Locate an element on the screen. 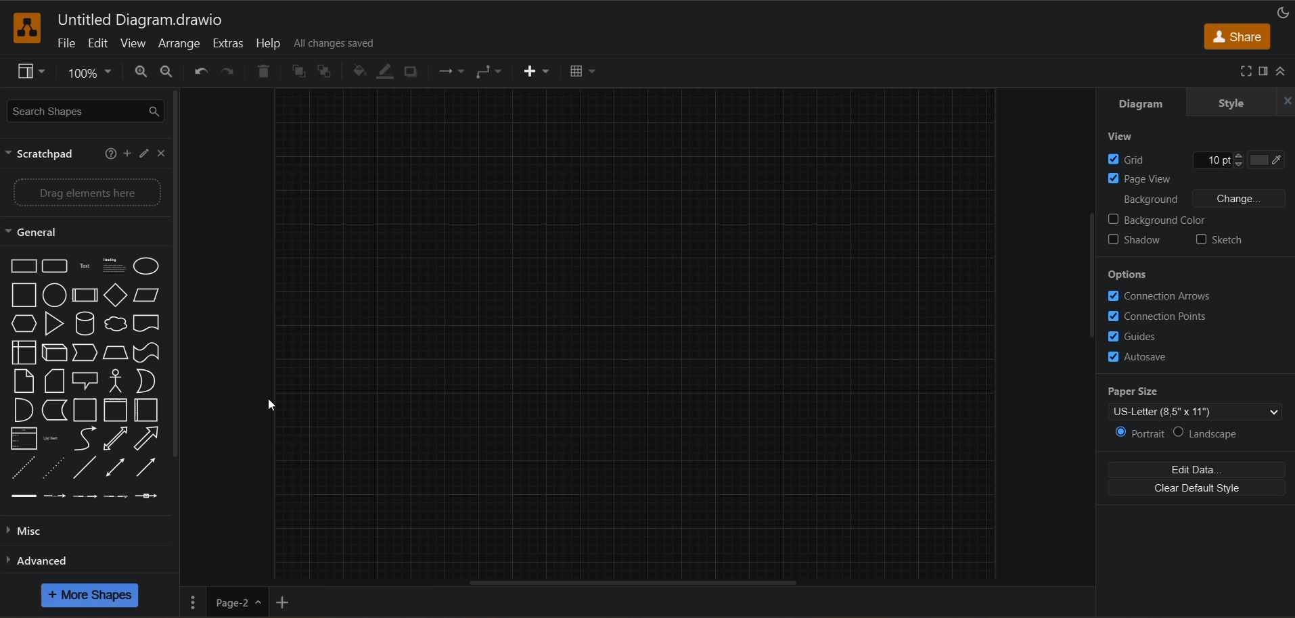  style is located at coordinates (1228, 103).